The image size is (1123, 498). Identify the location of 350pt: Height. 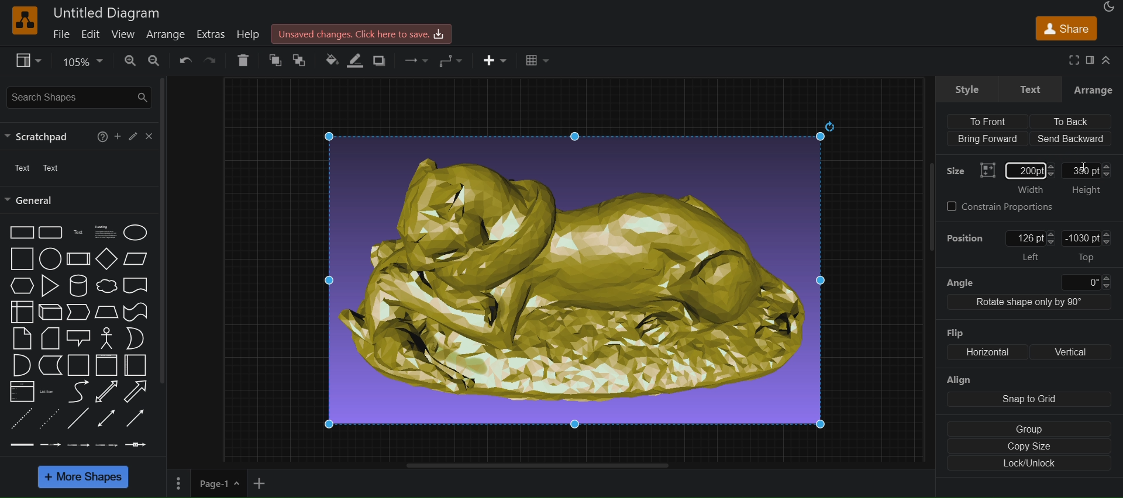
(1090, 169).